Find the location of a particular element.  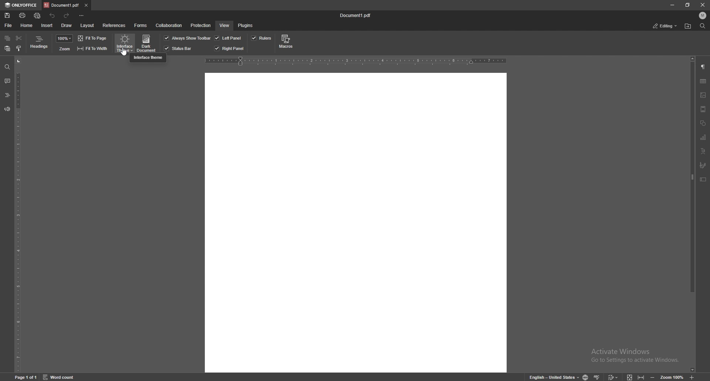

table is located at coordinates (703, 81).